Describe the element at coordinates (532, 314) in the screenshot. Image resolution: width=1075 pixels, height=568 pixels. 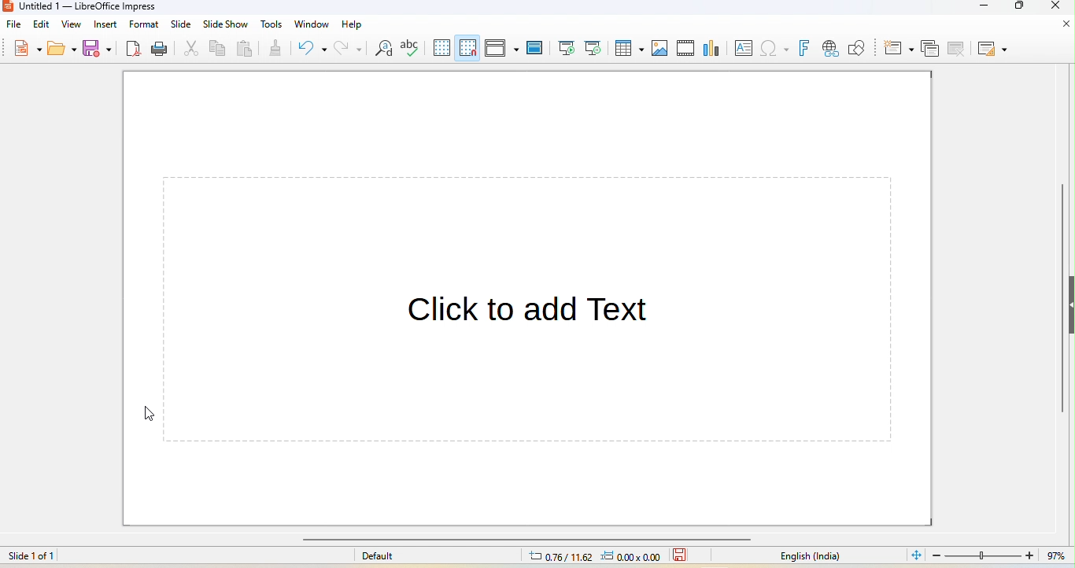
I see `Click to add Text` at that location.